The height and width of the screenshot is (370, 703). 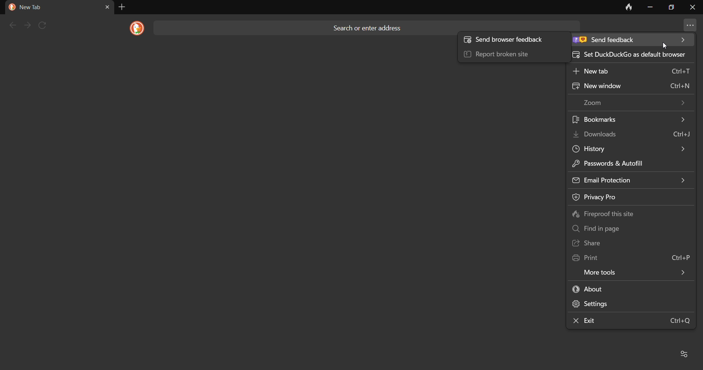 I want to click on print, so click(x=632, y=256).